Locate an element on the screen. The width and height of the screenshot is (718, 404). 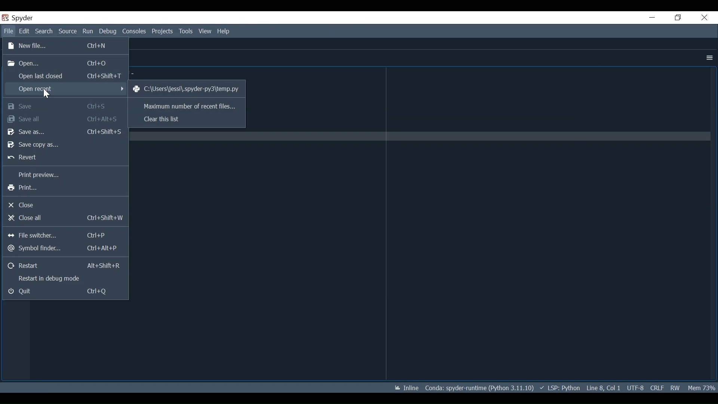
UTF-8 is located at coordinates (635, 387).